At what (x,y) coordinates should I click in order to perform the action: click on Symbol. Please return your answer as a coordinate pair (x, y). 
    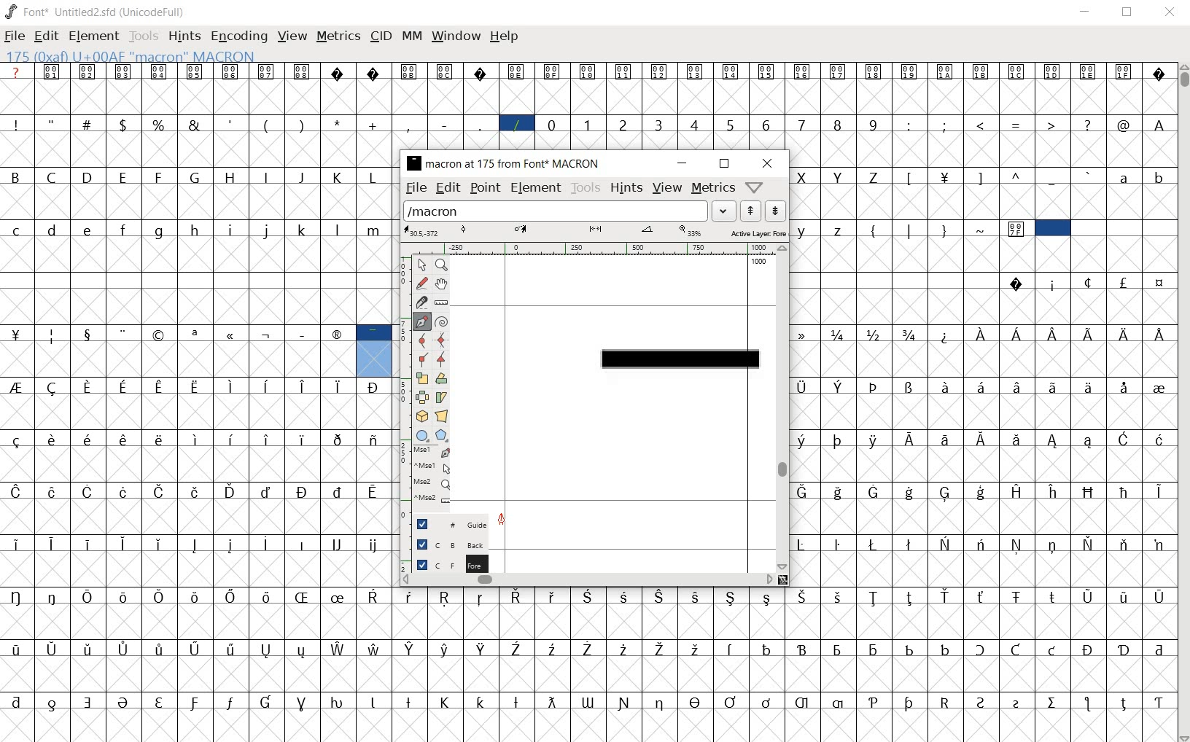
    Looking at the image, I should click on (911, 543).